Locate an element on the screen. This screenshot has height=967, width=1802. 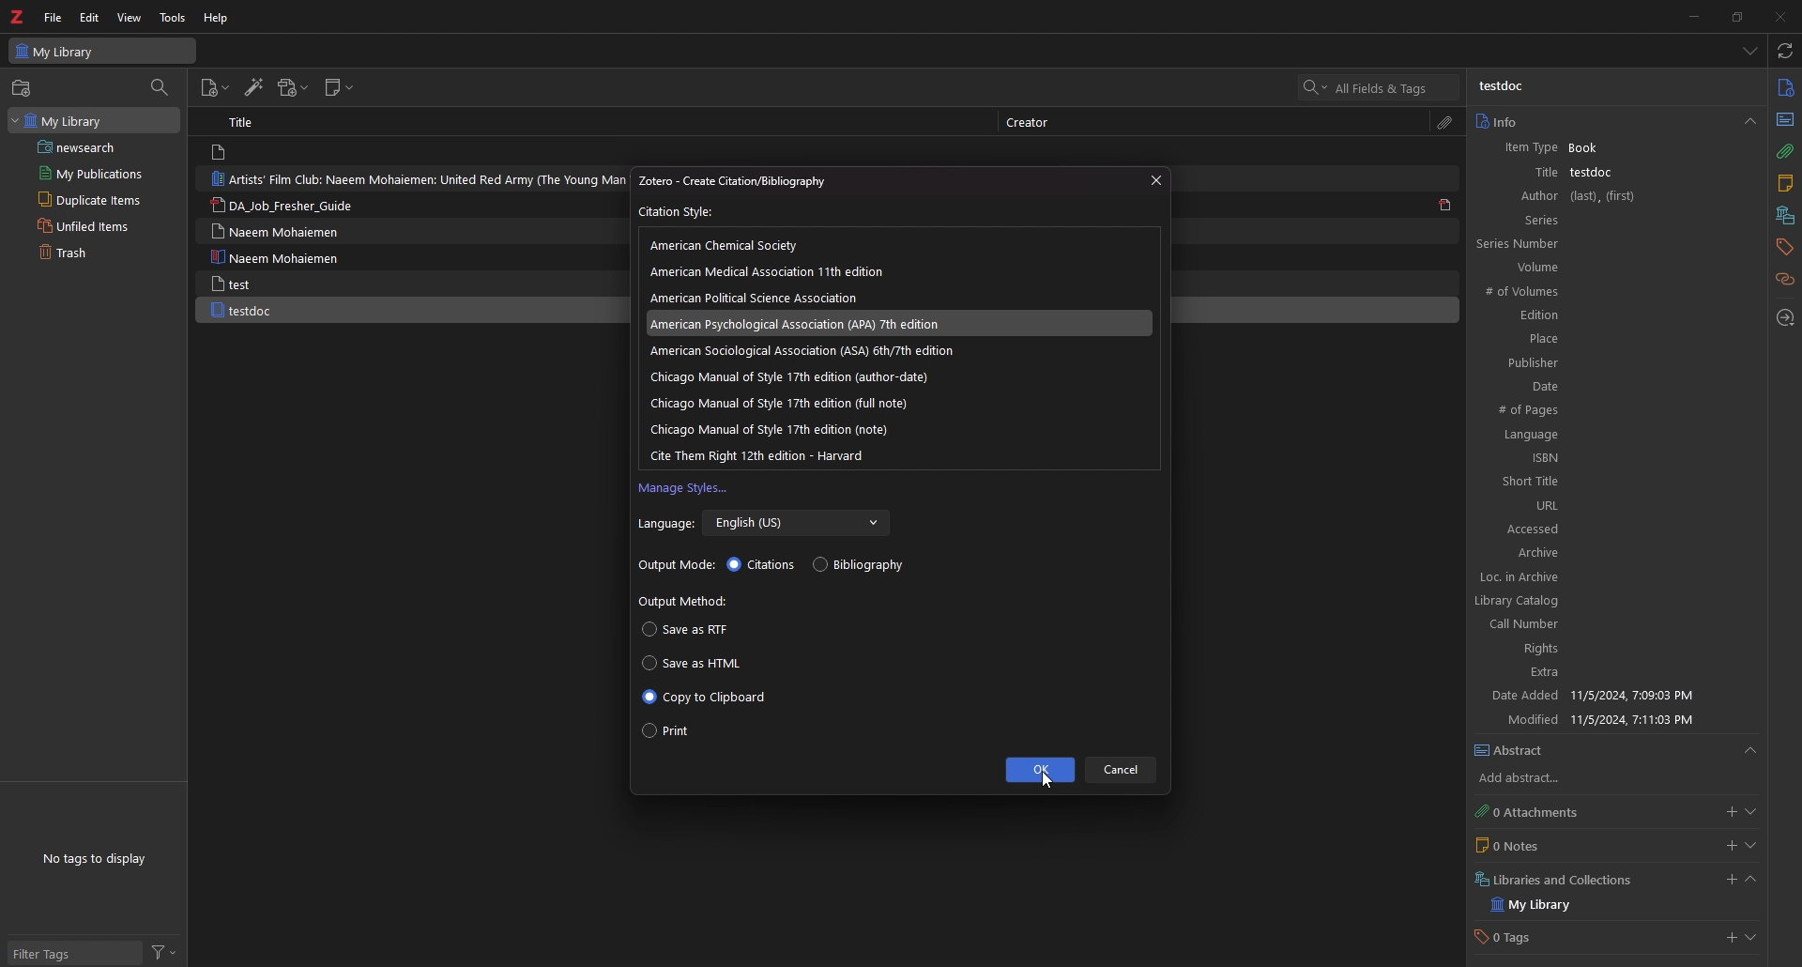
new collection is located at coordinates (23, 88).